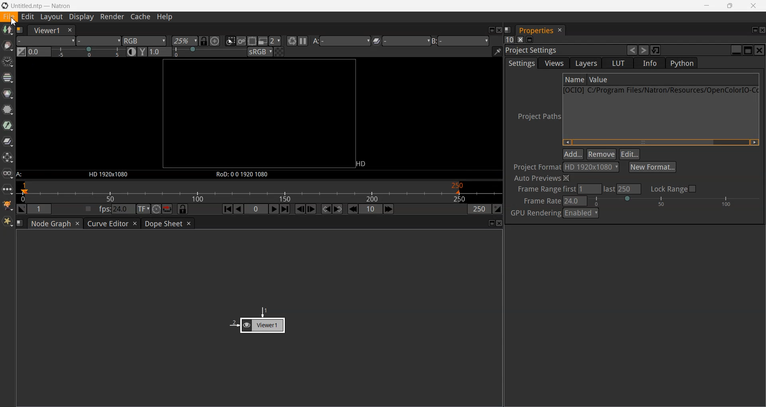  I want to click on Python, so click(681, 63).